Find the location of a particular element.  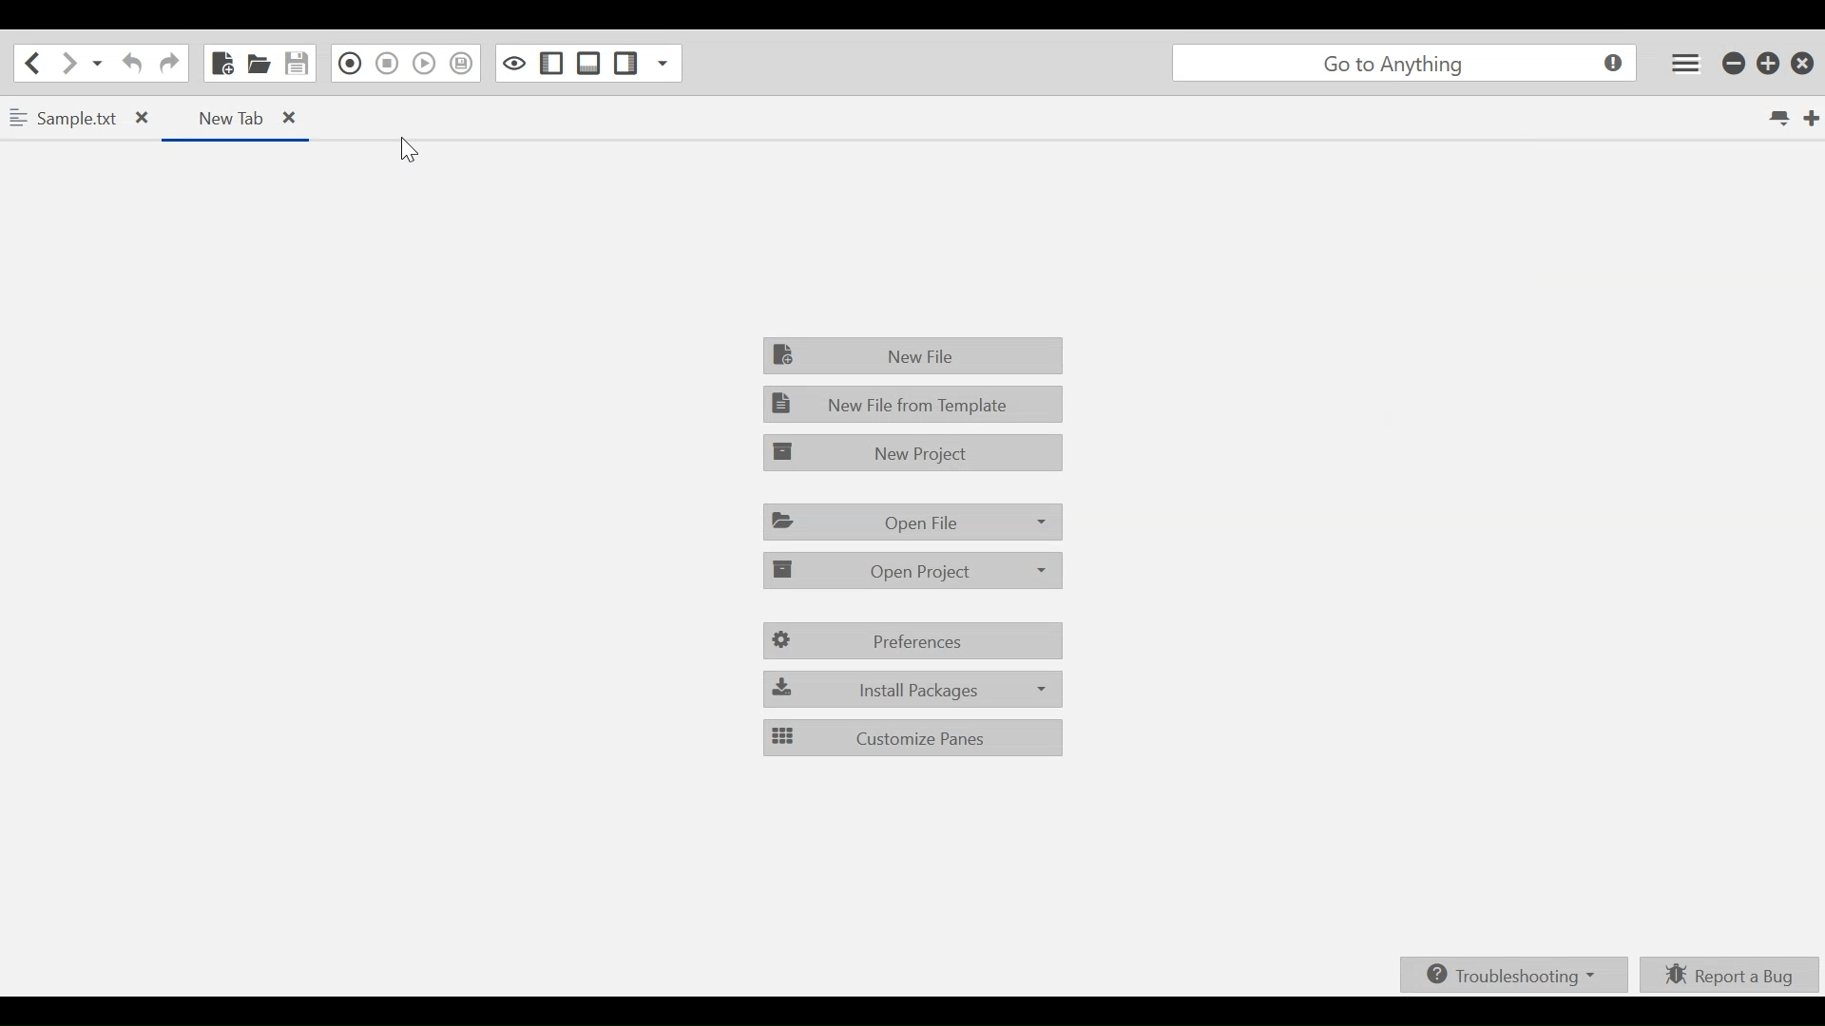

Undo last Action is located at coordinates (134, 63).